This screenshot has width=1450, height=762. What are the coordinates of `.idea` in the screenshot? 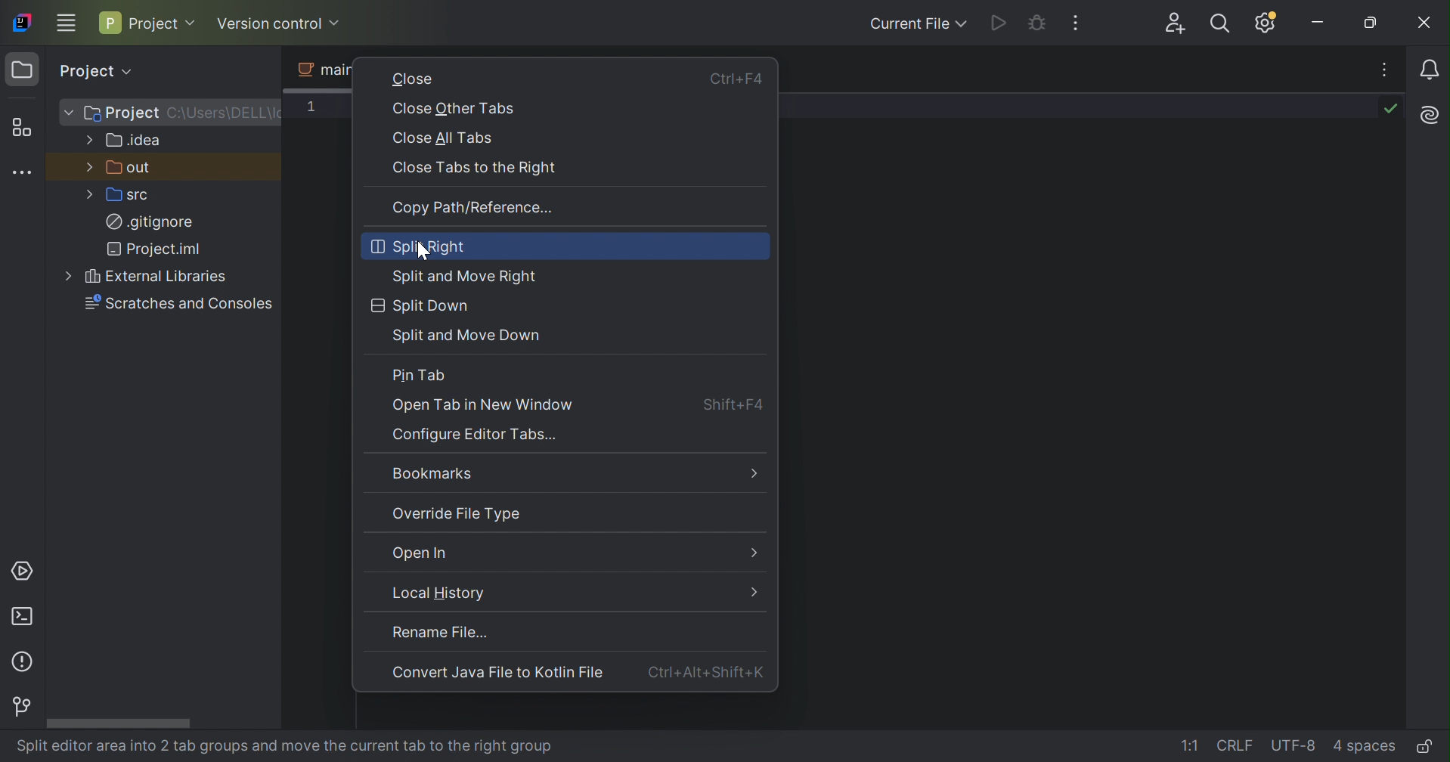 It's located at (135, 141).